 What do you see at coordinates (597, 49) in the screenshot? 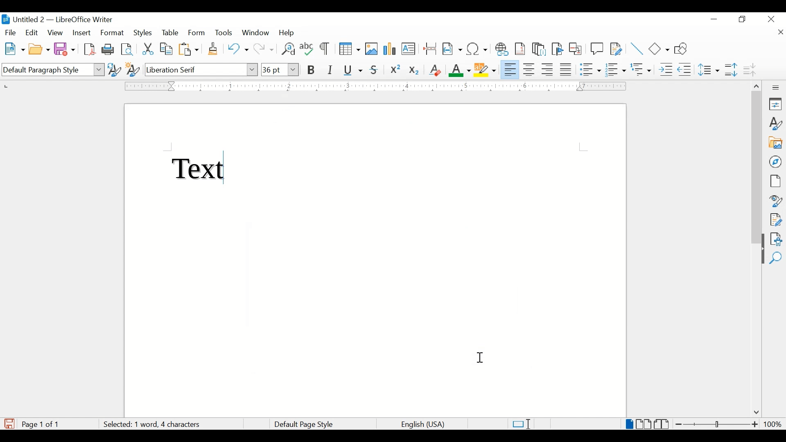
I see `new comment` at bounding box center [597, 49].